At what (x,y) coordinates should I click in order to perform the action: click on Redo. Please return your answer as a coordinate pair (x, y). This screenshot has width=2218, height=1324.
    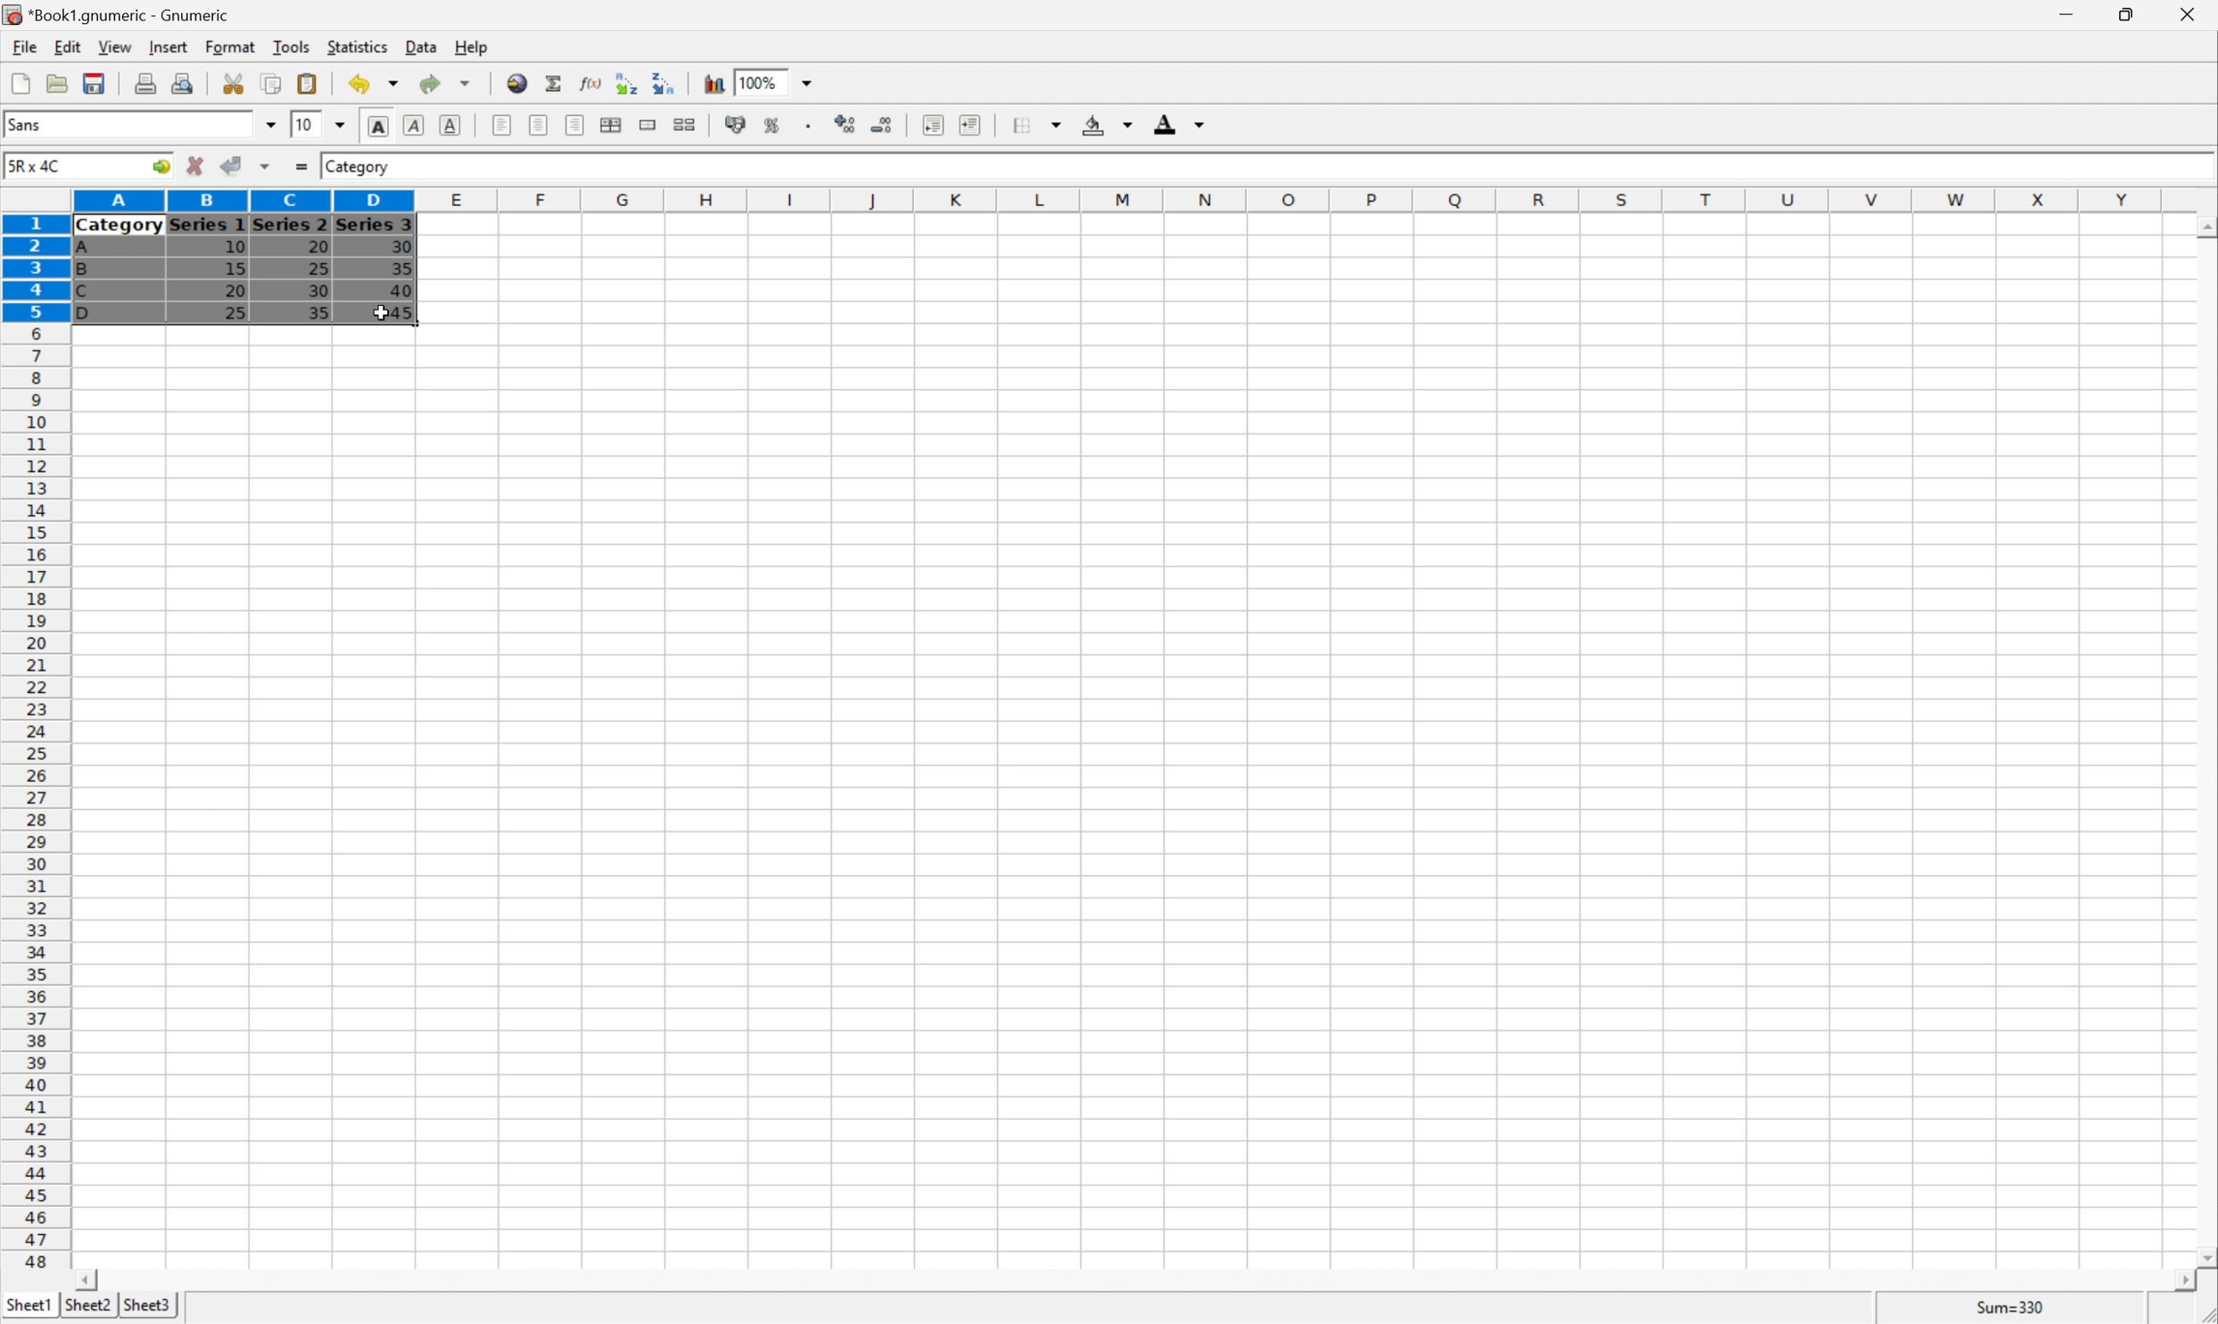
    Looking at the image, I should click on (442, 82).